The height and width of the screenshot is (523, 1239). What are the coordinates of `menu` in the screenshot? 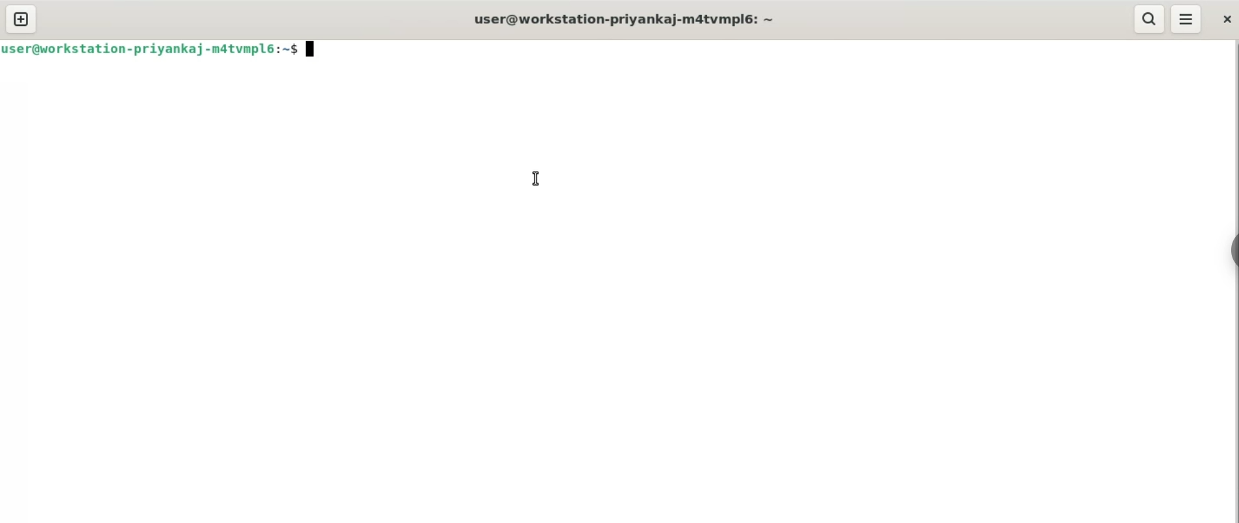 It's located at (1188, 20).